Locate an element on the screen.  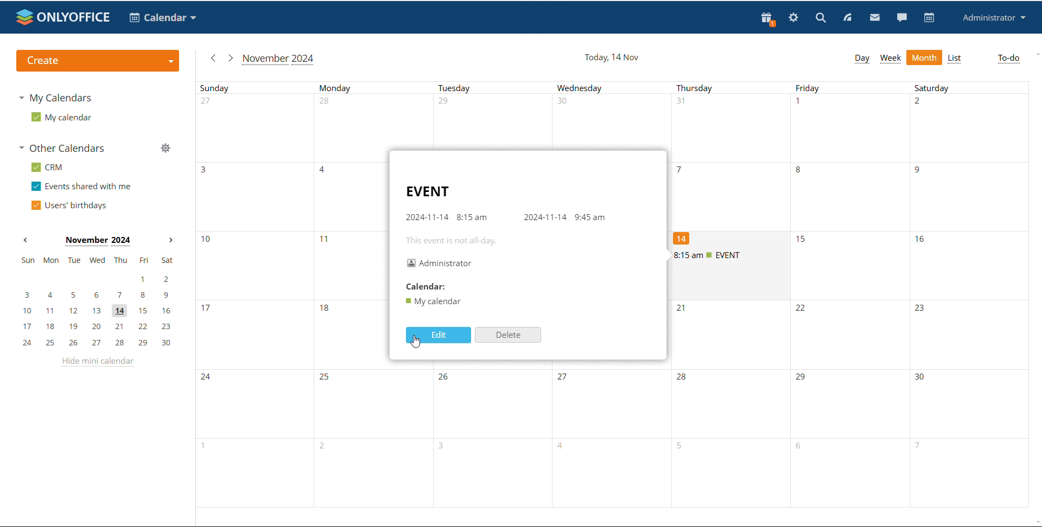
3, 4, 5, 6, 7, 8, 9 is located at coordinates (96, 296).